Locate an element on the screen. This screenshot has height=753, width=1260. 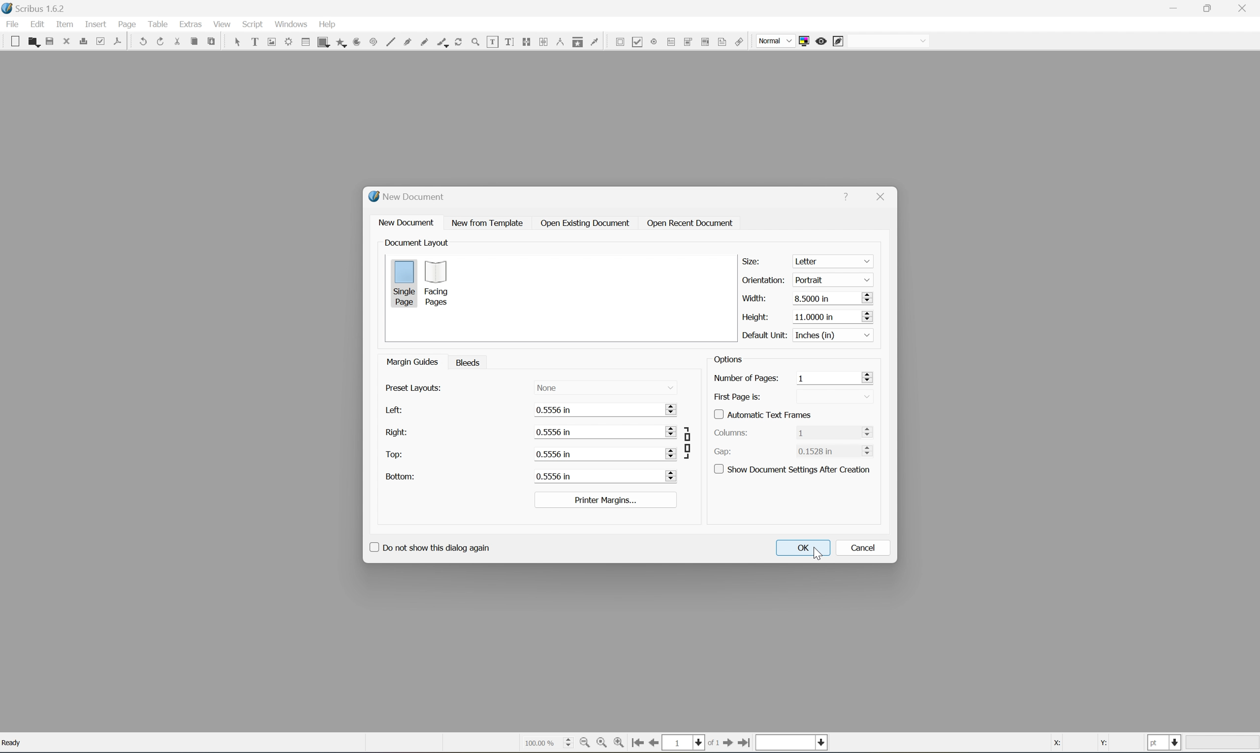
render frame is located at coordinates (289, 42).